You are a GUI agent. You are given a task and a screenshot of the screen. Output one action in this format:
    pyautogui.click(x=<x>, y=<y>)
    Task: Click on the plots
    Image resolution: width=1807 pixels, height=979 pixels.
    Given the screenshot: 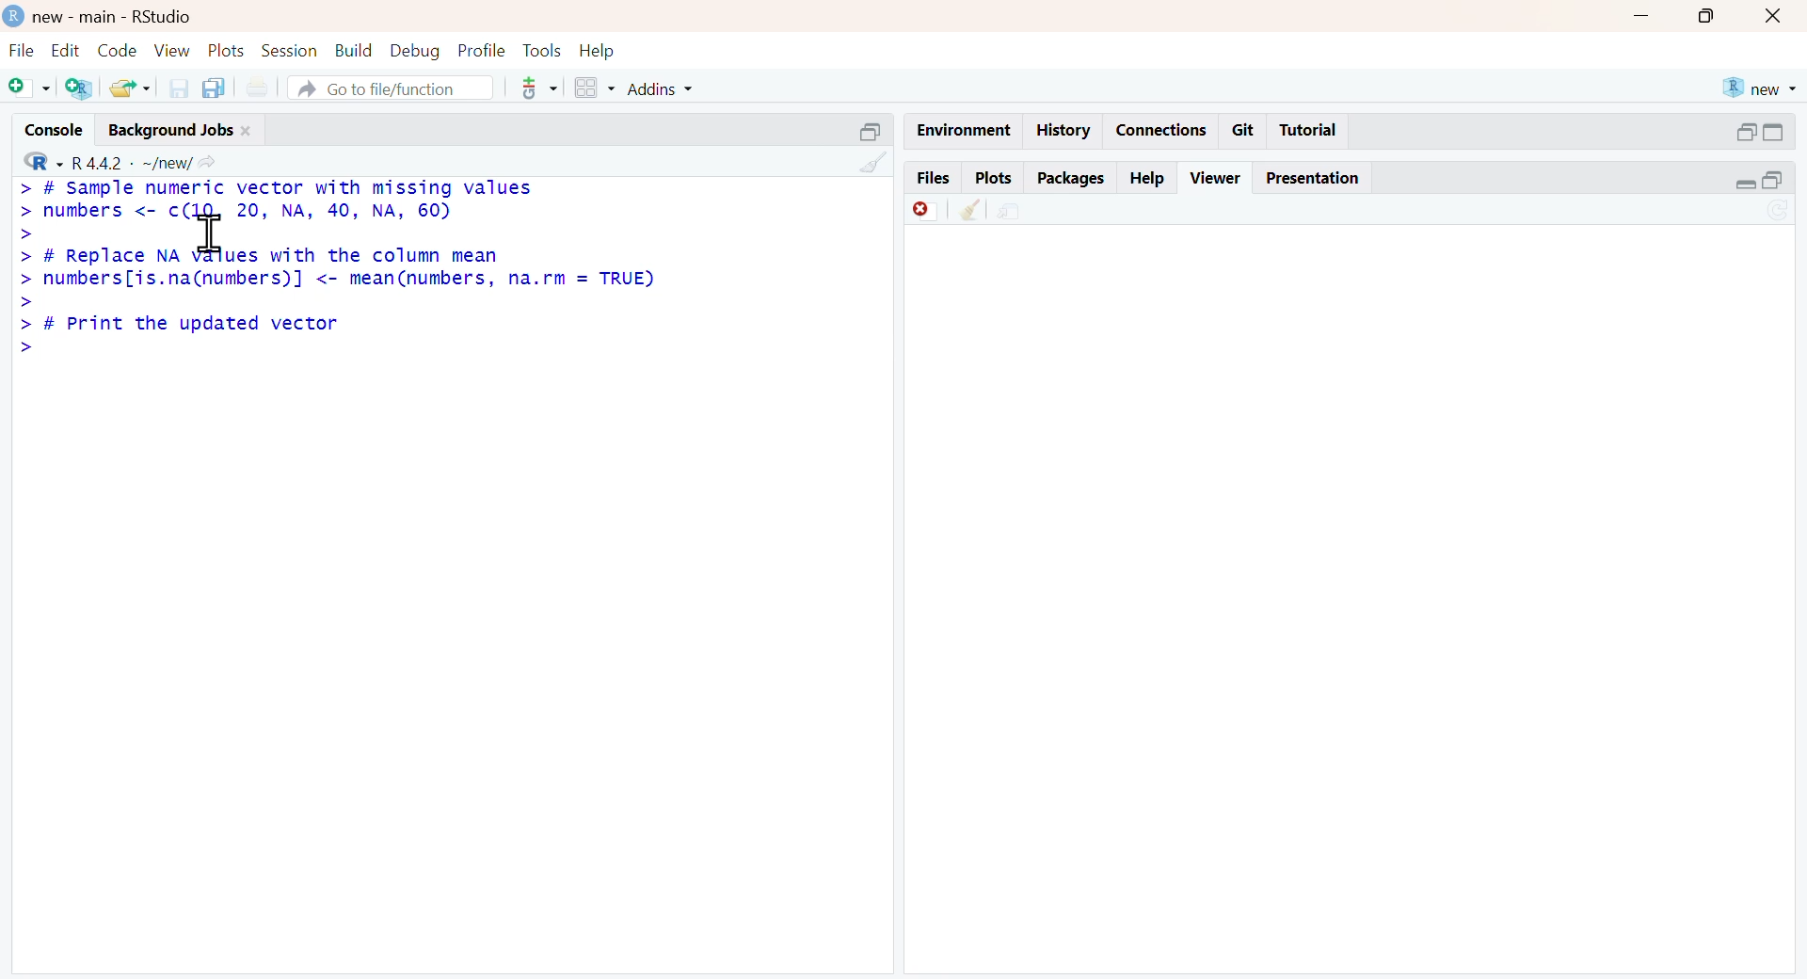 What is the action you would take?
    pyautogui.click(x=228, y=52)
    